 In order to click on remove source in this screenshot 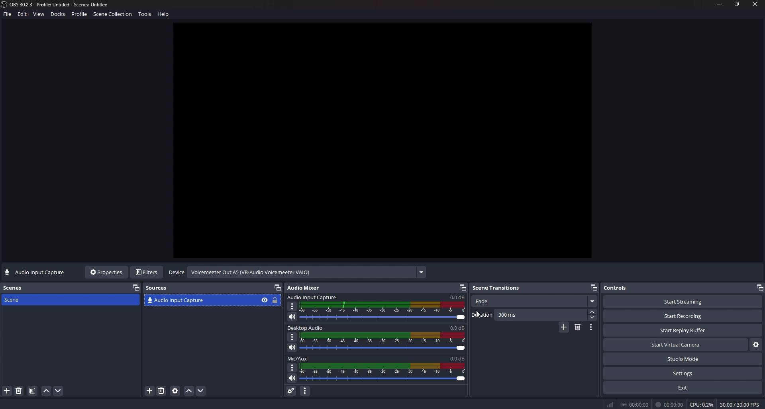, I will do `click(161, 391)`.